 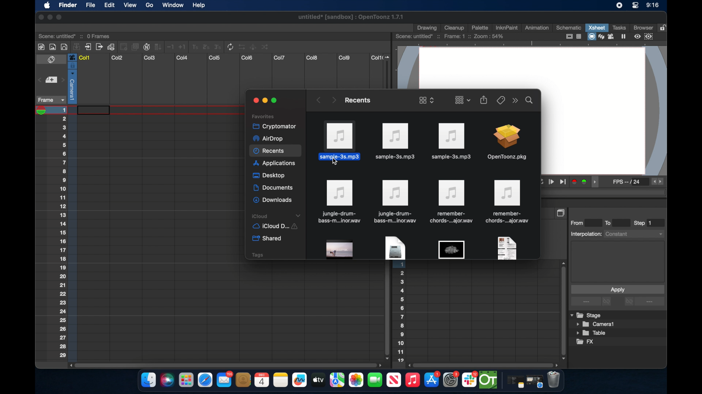 I want to click on contacts, so click(x=244, y=380).